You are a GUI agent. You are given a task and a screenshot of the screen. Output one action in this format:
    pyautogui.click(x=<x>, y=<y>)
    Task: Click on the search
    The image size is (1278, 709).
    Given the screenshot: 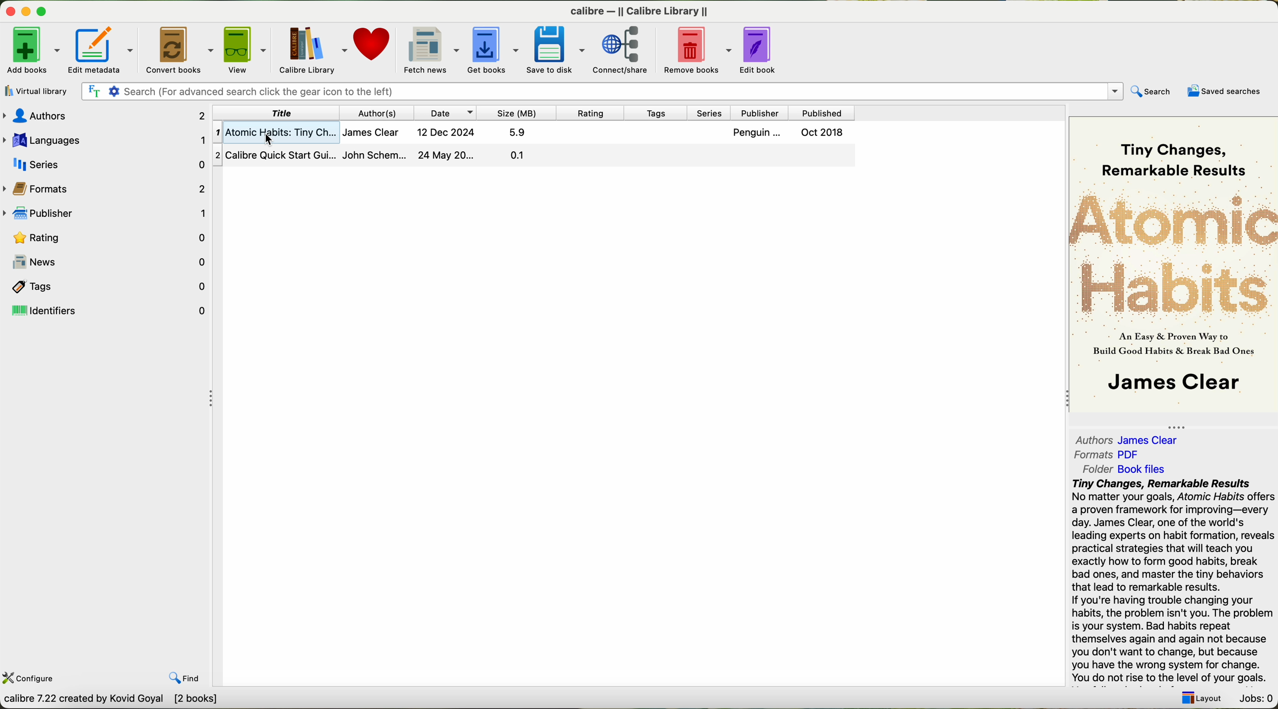 What is the action you would take?
    pyautogui.click(x=1151, y=92)
    